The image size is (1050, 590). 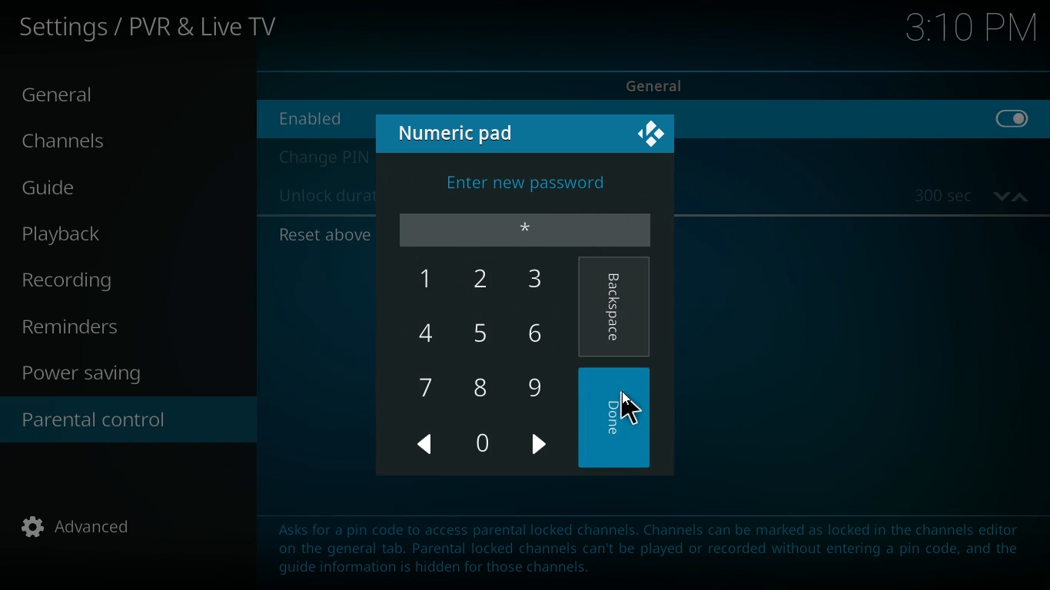 What do you see at coordinates (616, 419) in the screenshot?
I see `done` at bounding box center [616, 419].